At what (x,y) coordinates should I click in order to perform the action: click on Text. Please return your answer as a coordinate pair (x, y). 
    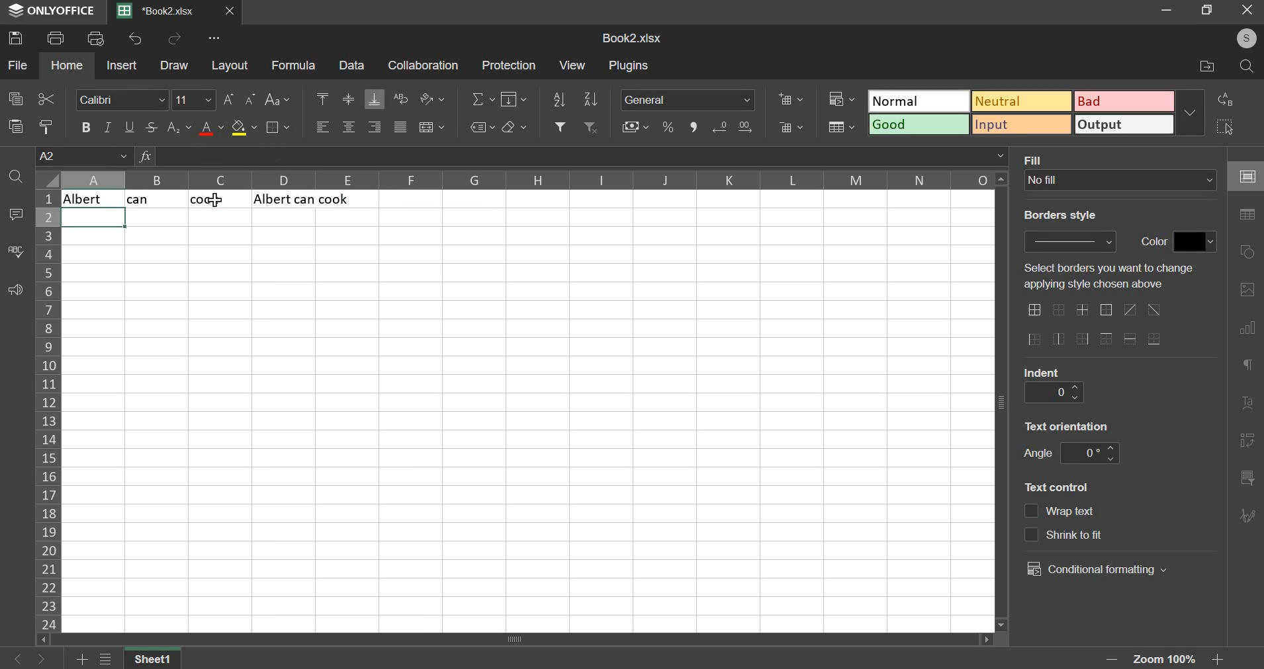
    Looking at the image, I should click on (214, 198).